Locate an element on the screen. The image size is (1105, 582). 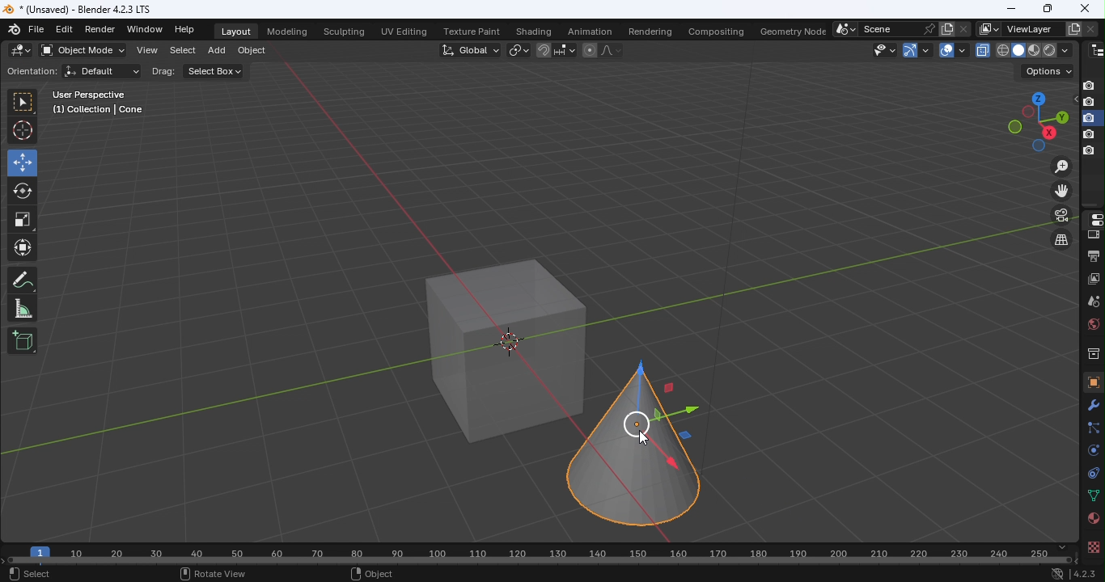
texture is located at coordinates (1092, 546).